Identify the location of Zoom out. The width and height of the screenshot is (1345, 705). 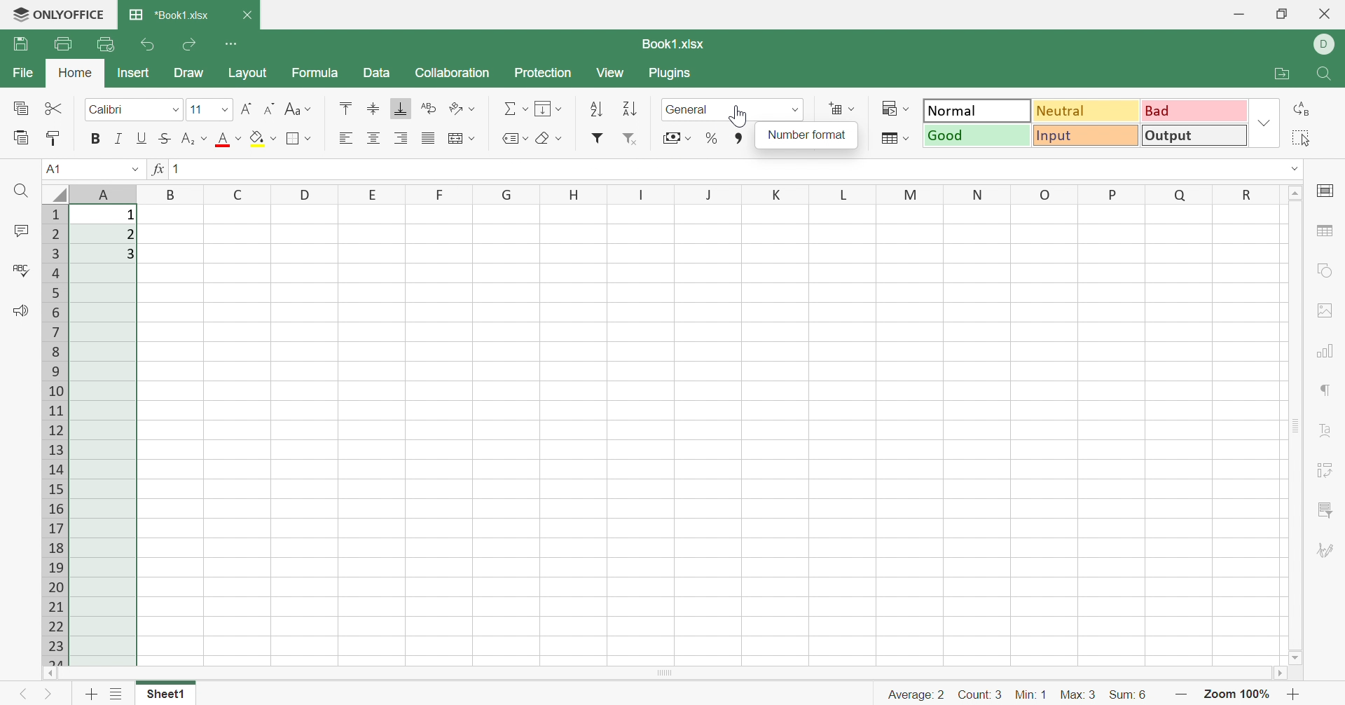
(1183, 697).